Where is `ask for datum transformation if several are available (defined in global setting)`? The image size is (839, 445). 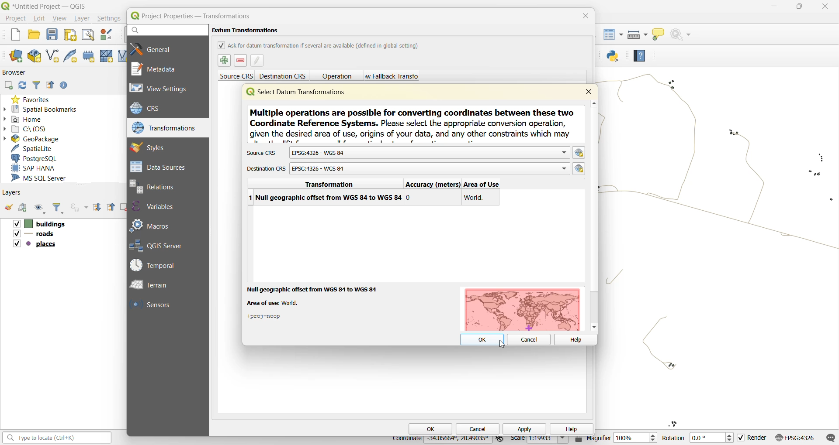
ask for datum transformation if several are available (defined in global setting) is located at coordinates (319, 45).